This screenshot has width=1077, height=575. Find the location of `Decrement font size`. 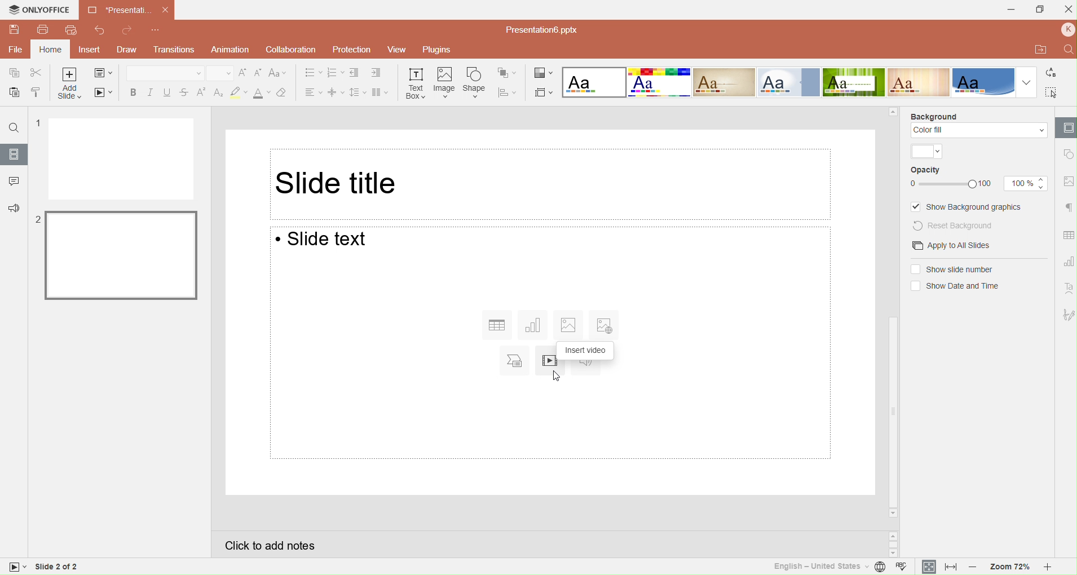

Decrement font size is located at coordinates (258, 73).